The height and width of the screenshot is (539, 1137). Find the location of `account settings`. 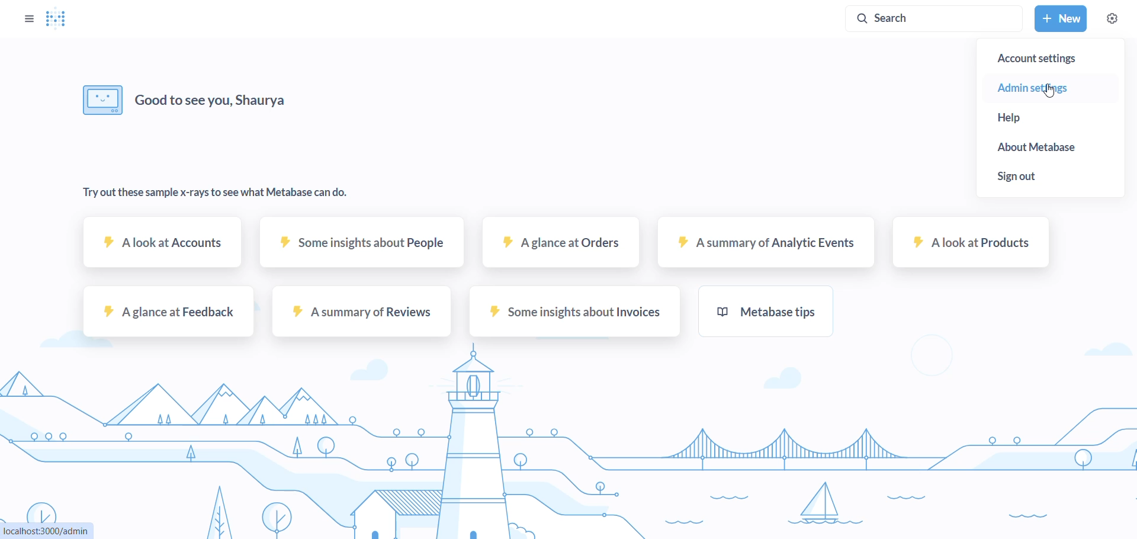

account settings is located at coordinates (1057, 58).